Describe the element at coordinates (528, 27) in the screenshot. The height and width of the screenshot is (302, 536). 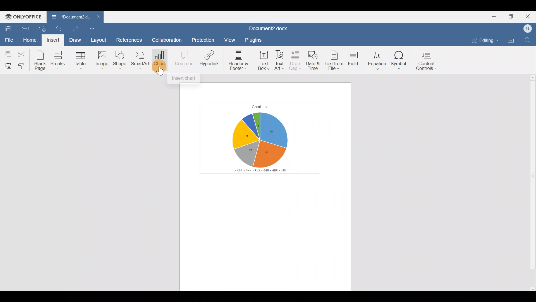
I see `Account name` at that location.